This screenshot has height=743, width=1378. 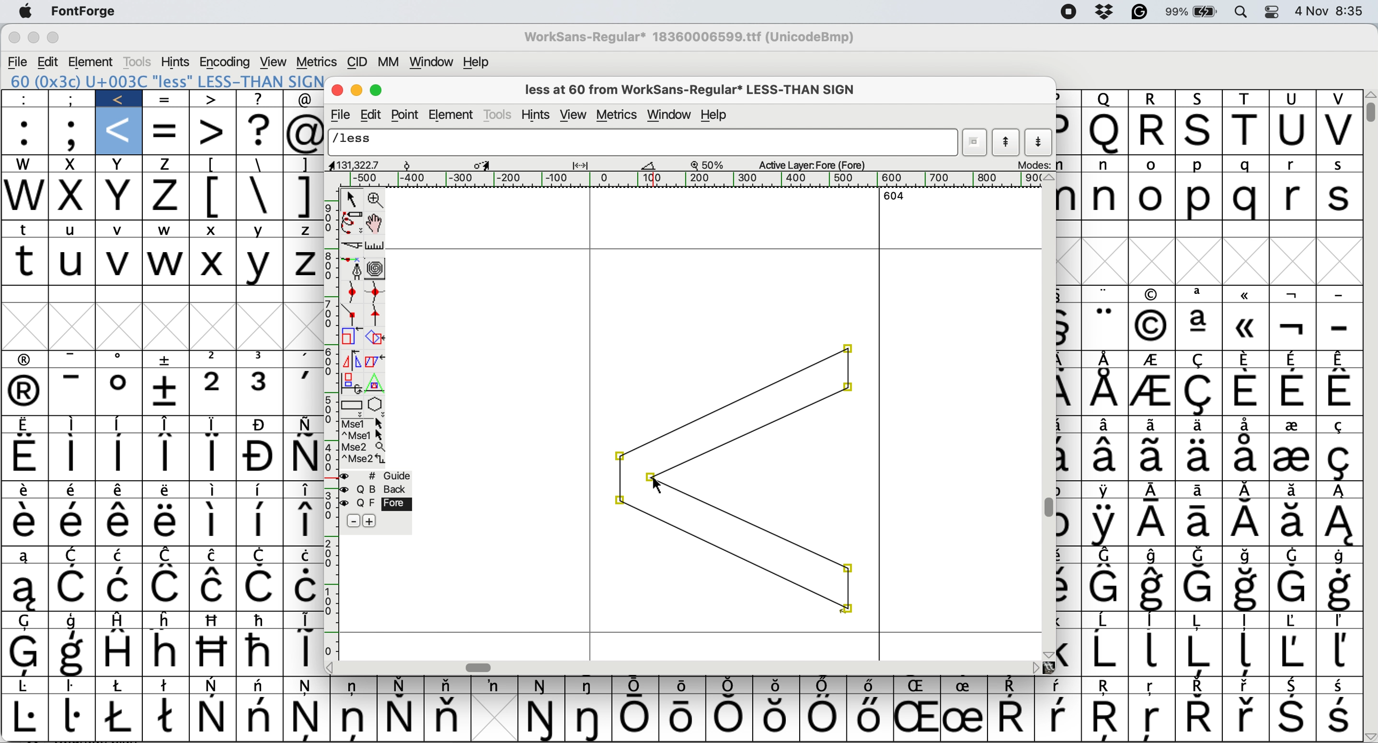 I want to click on Symbol, so click(x=1069, y=588).